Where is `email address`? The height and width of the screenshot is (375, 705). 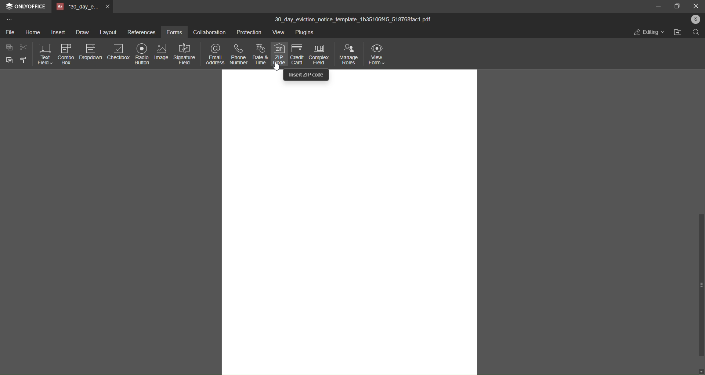
email address is located at coordinates (215, 53).